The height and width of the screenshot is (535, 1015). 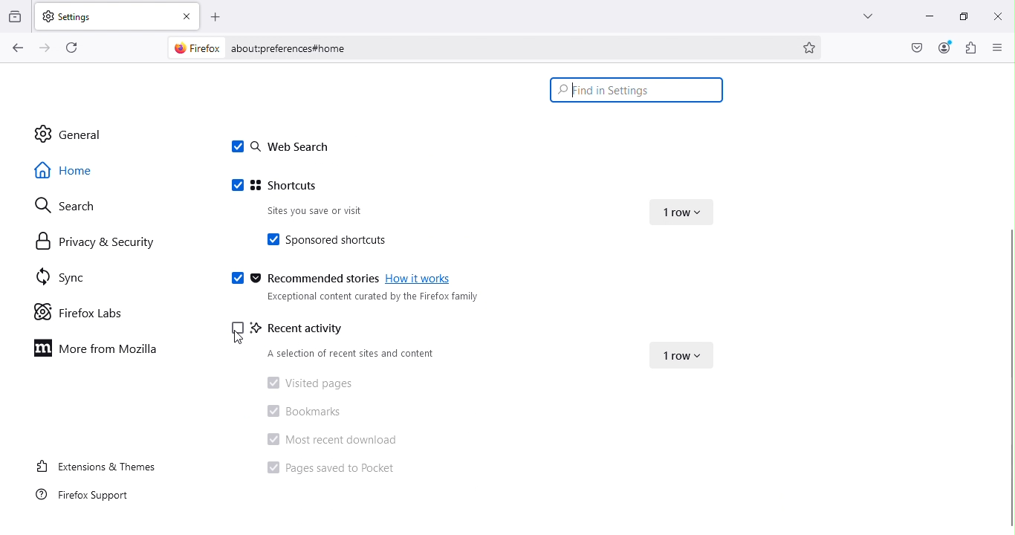 What do you see at coordinates (217, 16) in the screenshot?
I see `Open a new tab` at bounding box center [217, 16].